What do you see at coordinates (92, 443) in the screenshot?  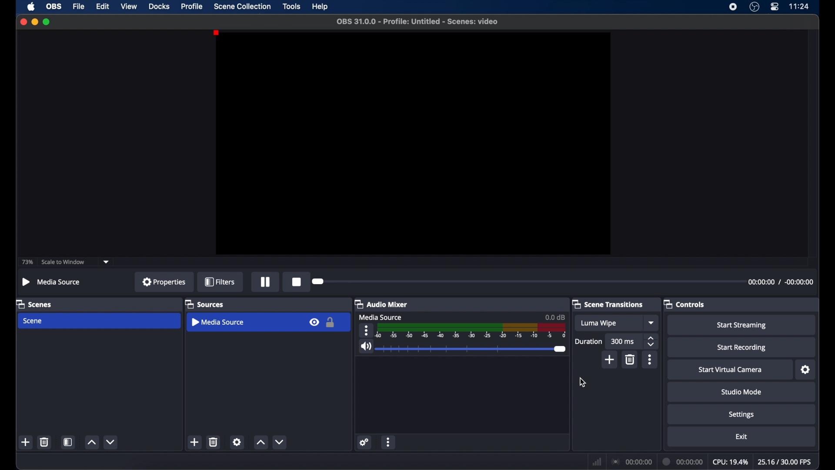 I see `increment` at bounding box center [92, 443].